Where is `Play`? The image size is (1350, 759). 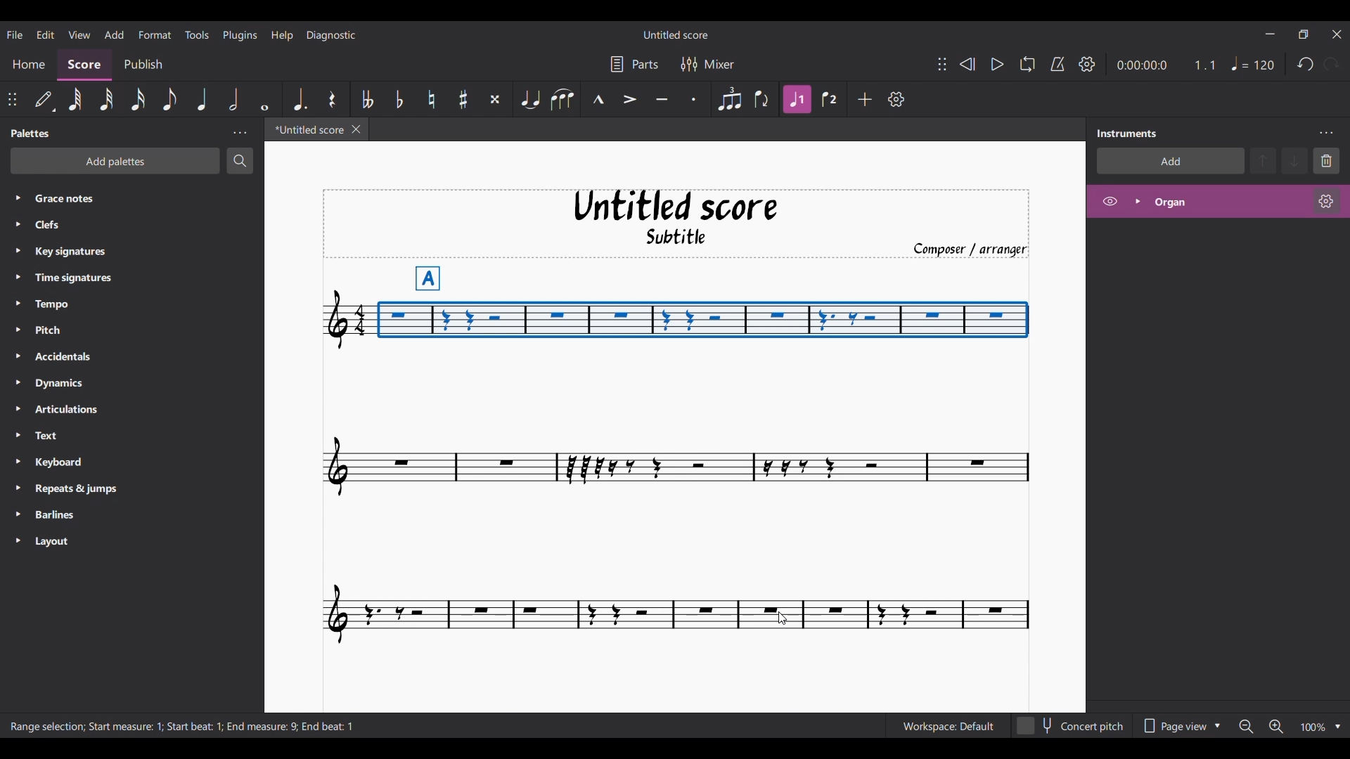 Play is located at coordinates (997, 64).